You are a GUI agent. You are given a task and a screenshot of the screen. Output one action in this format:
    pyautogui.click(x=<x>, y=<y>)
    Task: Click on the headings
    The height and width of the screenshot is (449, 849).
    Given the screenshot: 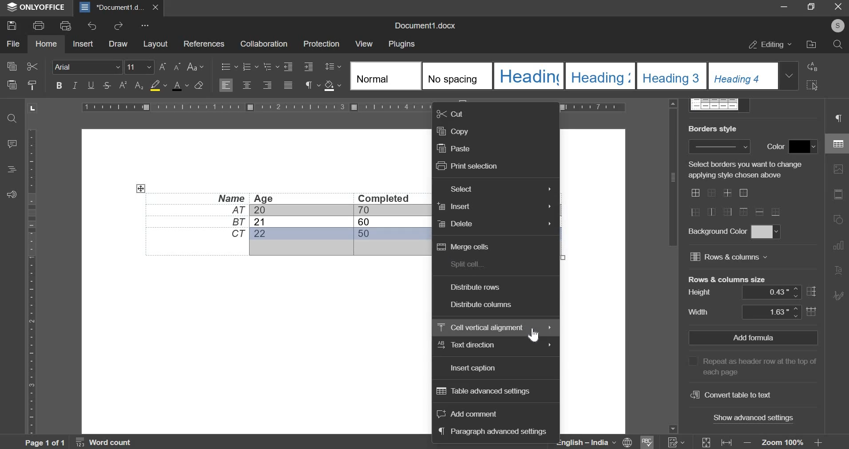 What is the action you would take?
    pyautogui.click(x=12, y=168)
    